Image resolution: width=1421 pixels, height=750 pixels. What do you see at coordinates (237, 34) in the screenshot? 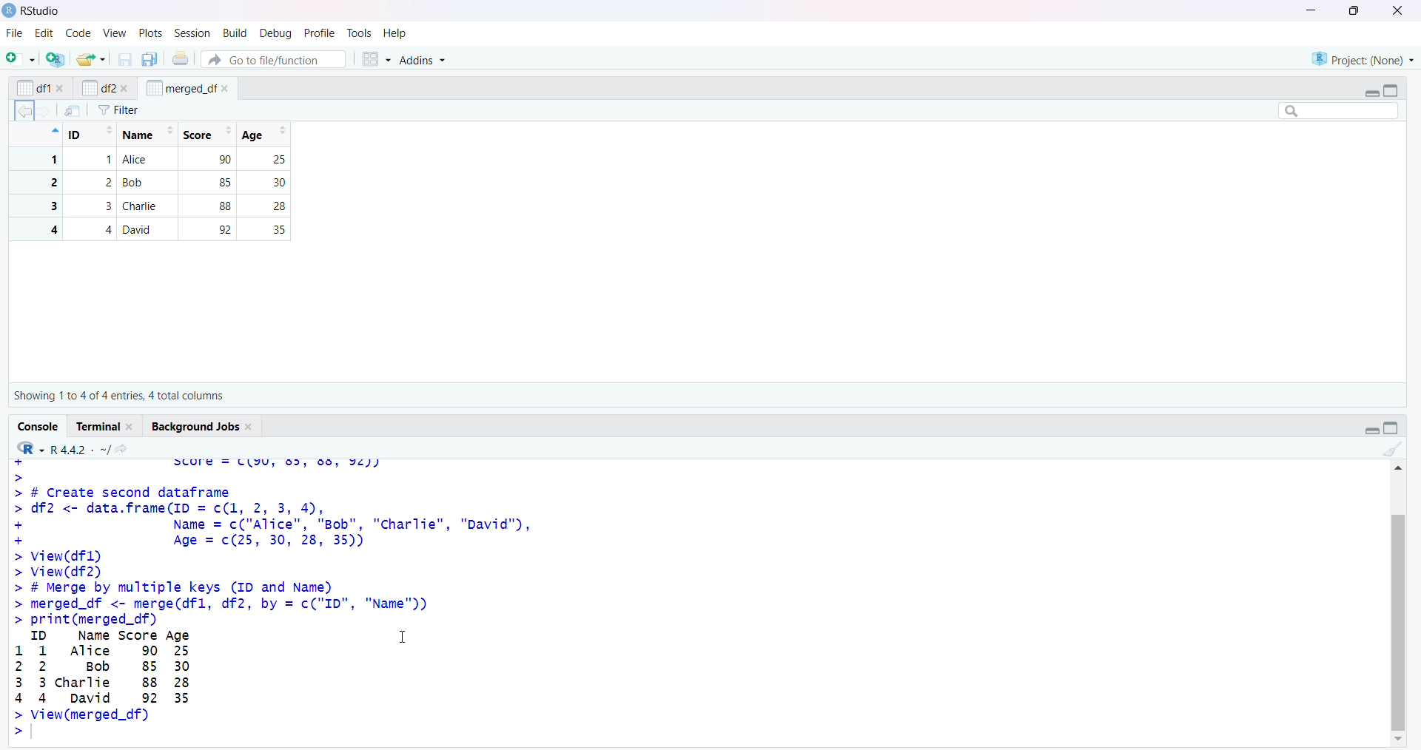
I see `build` at bounding box center [237, 34].